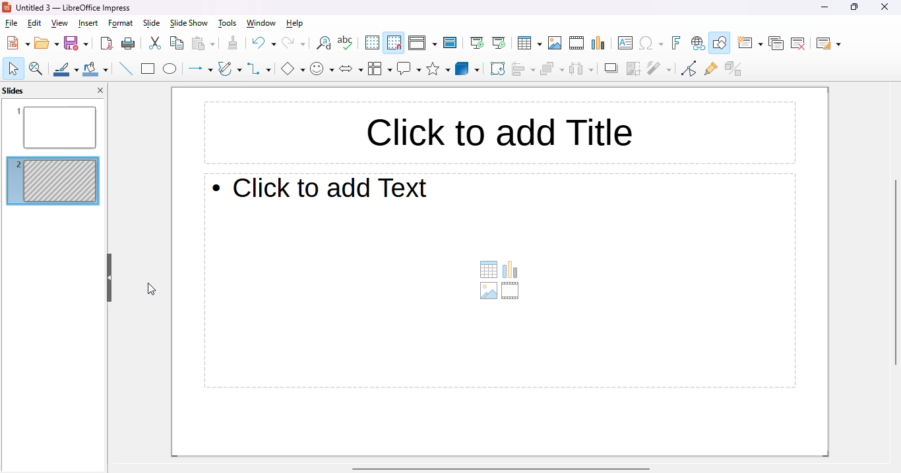 The image size is (901, 473). What do you see at coordinates (410, 69) in the screenshot?
I see `callout shapes` at bounding box center [410, 69].